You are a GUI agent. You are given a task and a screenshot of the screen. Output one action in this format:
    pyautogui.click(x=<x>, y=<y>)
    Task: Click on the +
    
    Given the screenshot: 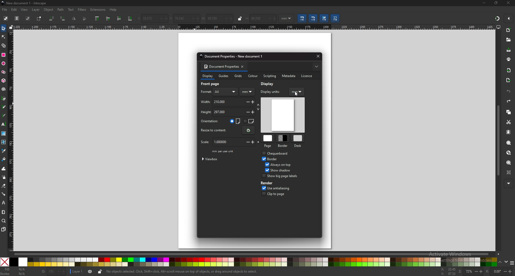 What is the action you would take?
    pyautogui.click(x=232, y=19)
    